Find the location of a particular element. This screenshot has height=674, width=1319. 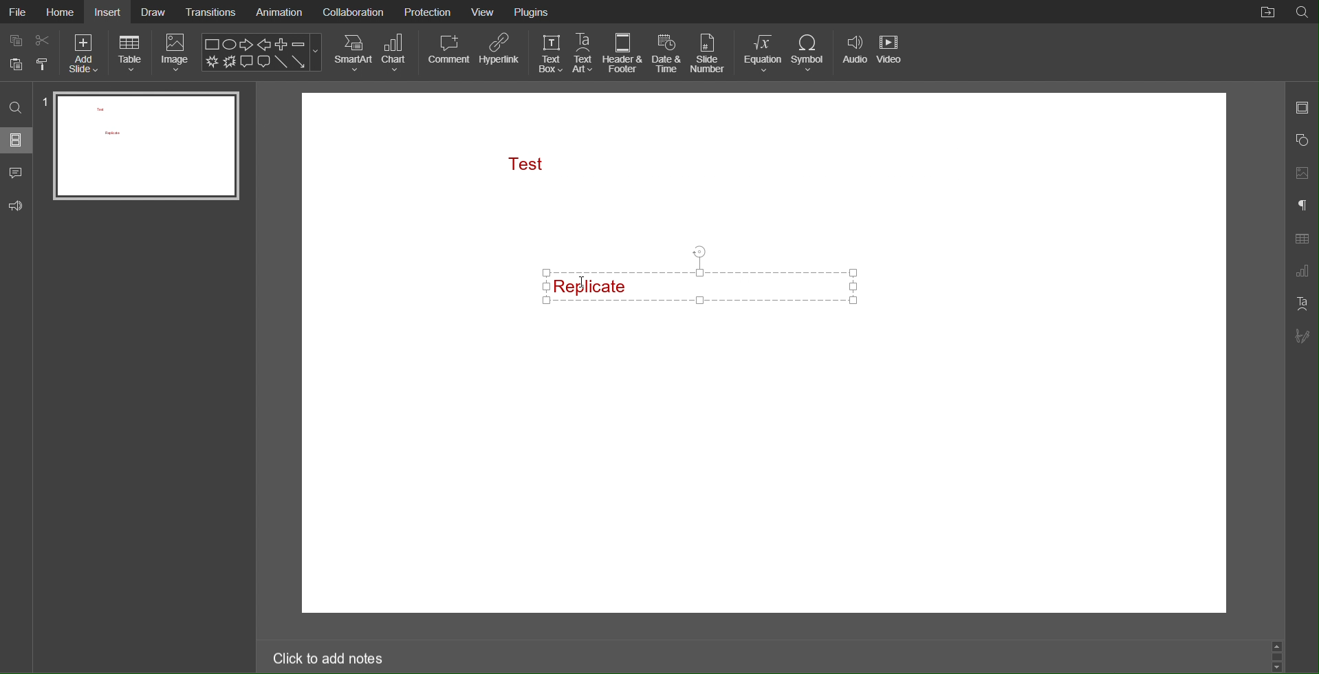

Graph Settings is located at coordinates (1301, 272).